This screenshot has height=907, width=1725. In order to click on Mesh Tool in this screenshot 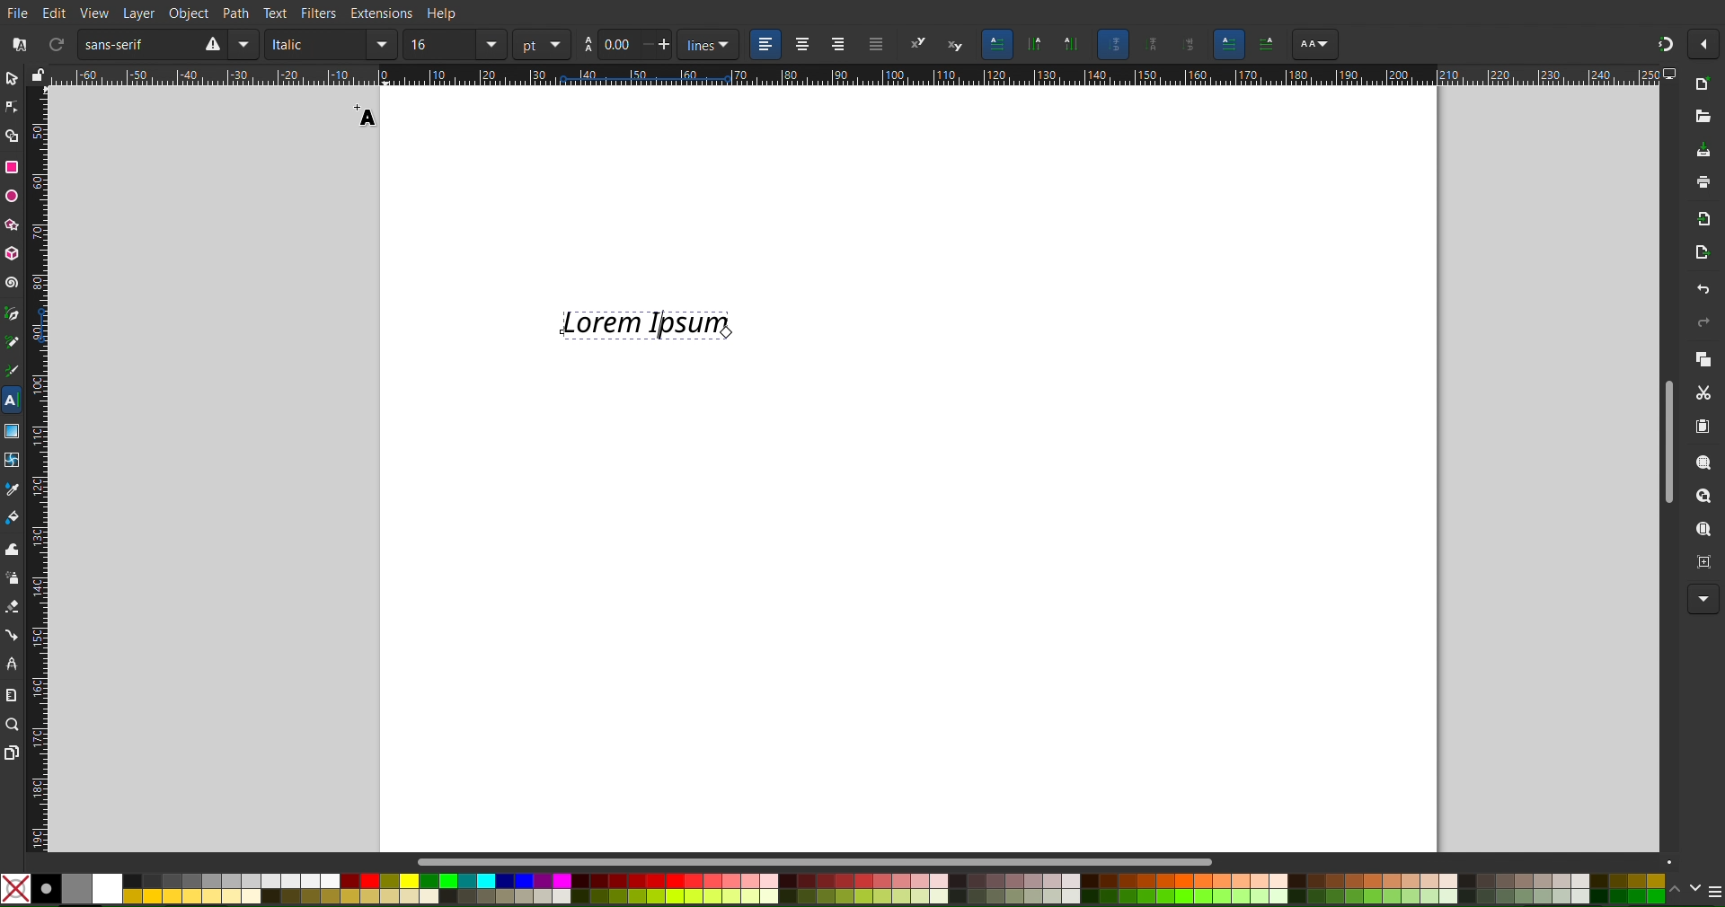, I will do `click(12, 460)`.